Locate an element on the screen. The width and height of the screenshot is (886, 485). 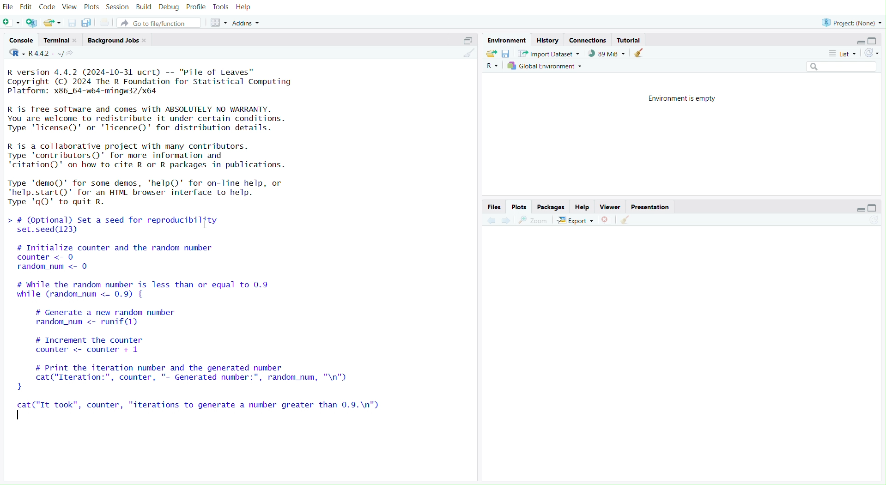
Help is located at coordinates (246, 6).